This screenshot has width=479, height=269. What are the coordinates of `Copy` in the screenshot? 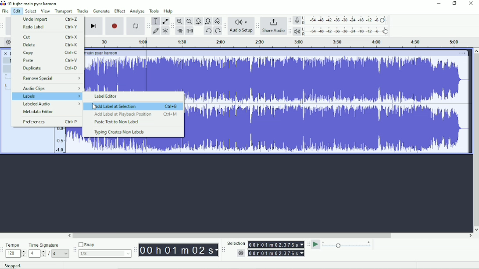 It's located at (51, 53).